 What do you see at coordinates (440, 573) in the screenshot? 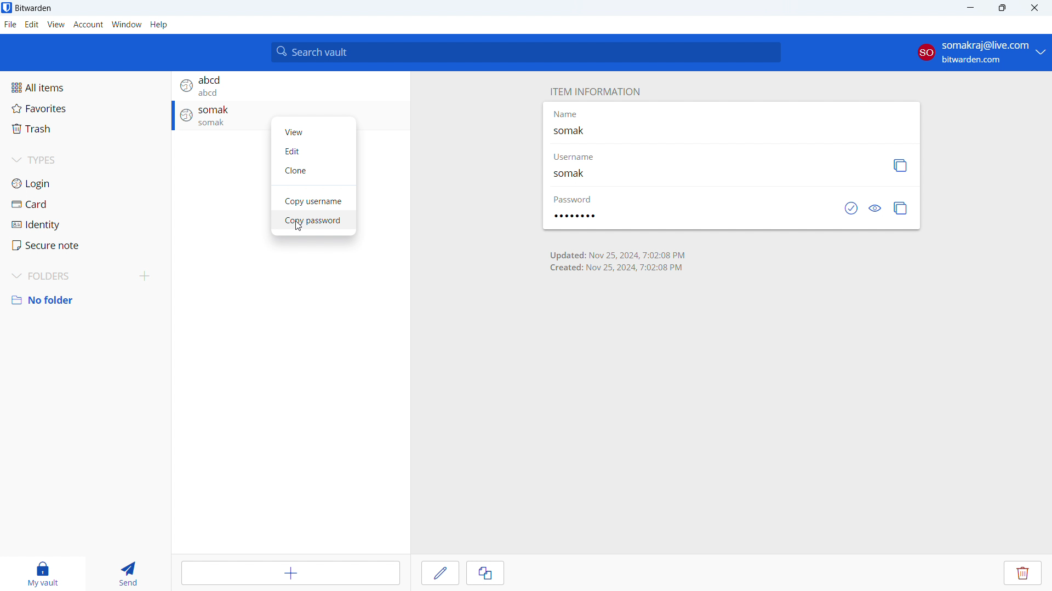
I see `edit` at bounding box center [440, 573].